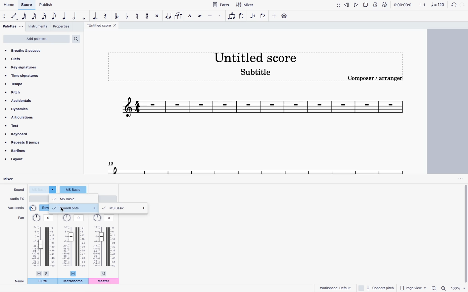 This screenshot has width=468, height=292. Describe the element at coordinates (255, 56) in the screenshot. I see `score title` at that location.